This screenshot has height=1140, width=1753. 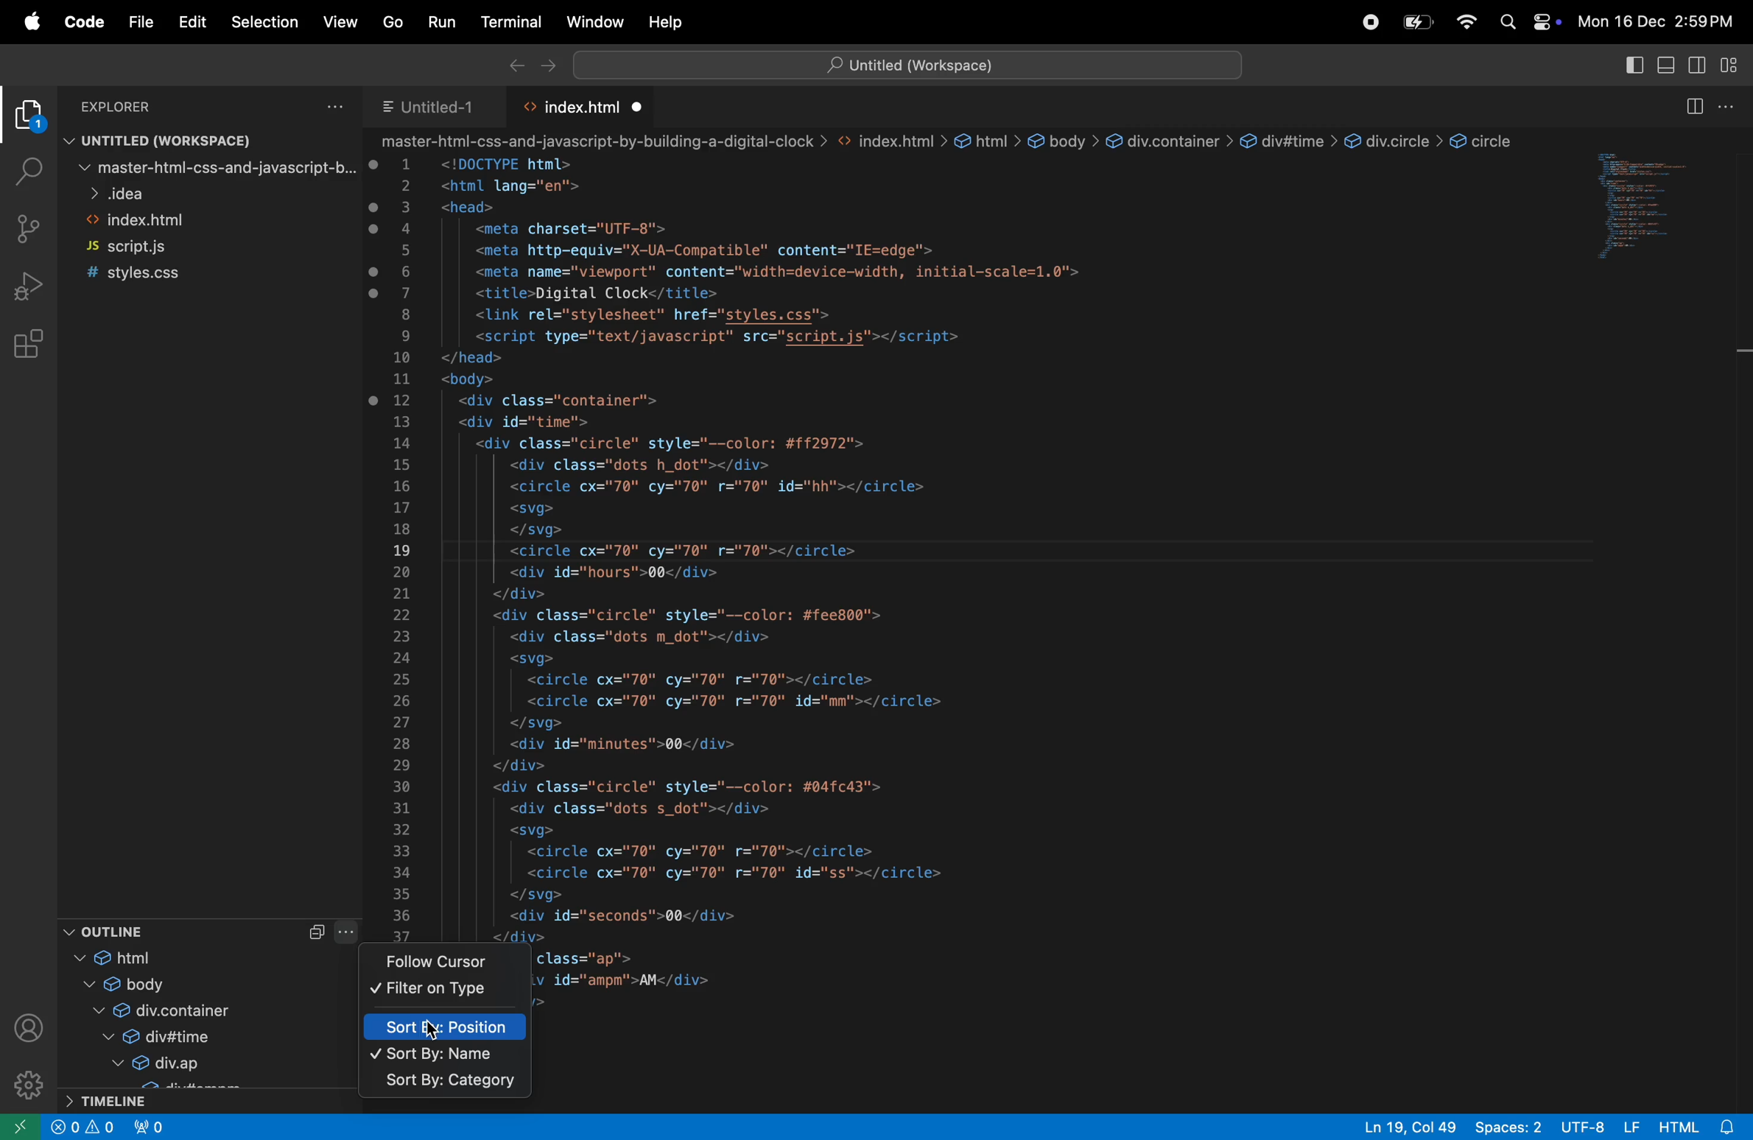 What do you see at coordinates (1411, 1127) in the screenshot?
I see `line 19 col 49` at bounding box center [1411, 1127].